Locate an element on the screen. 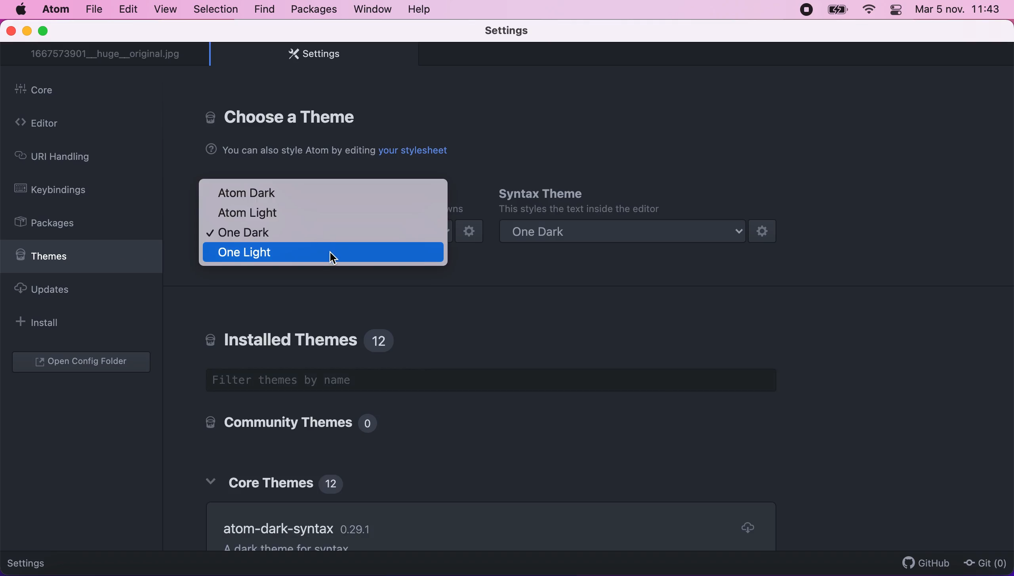 This screenshot has width=1014, height=576. packages is located at coordinates (312, 9).